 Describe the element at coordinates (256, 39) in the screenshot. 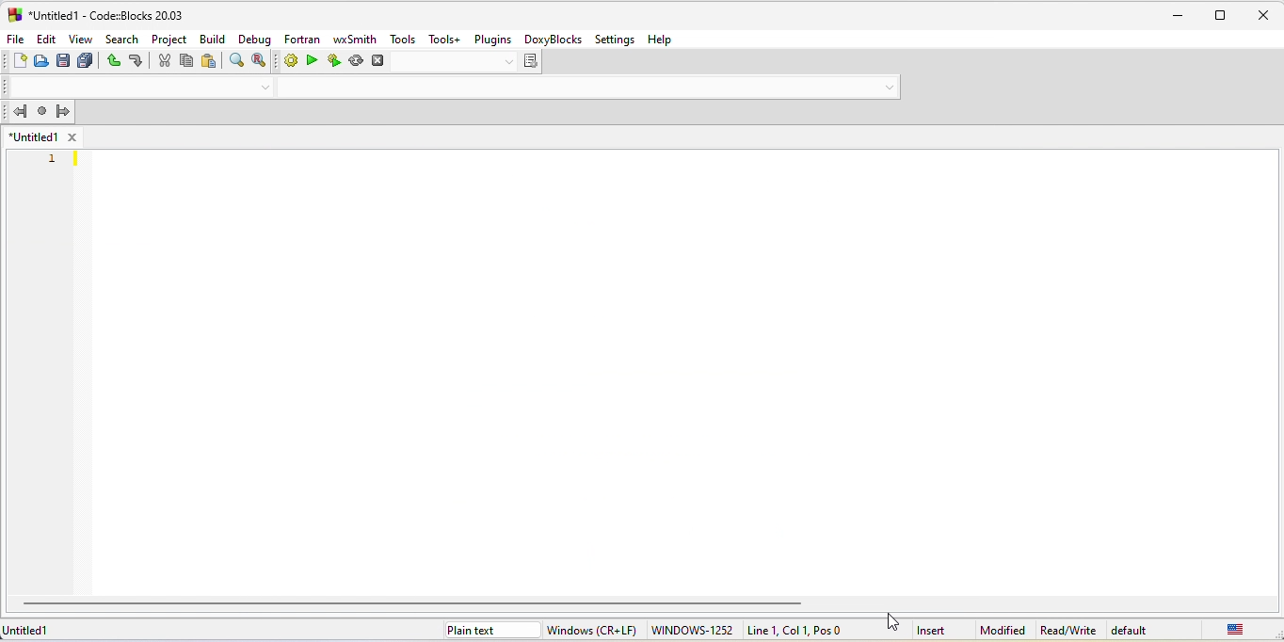

I see `debug` at that location.